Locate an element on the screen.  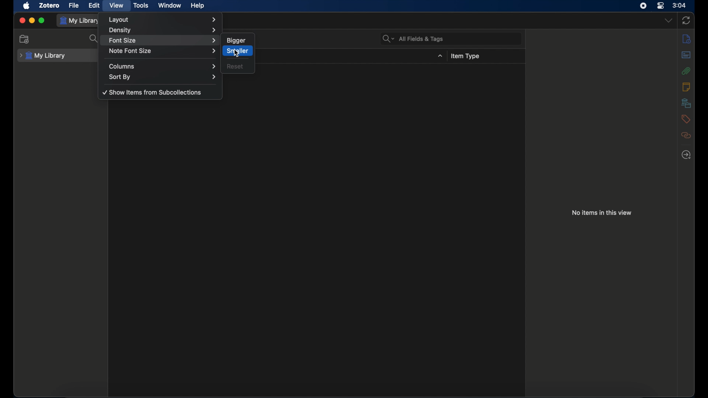
dropdown is located at coordinates (441, 56).